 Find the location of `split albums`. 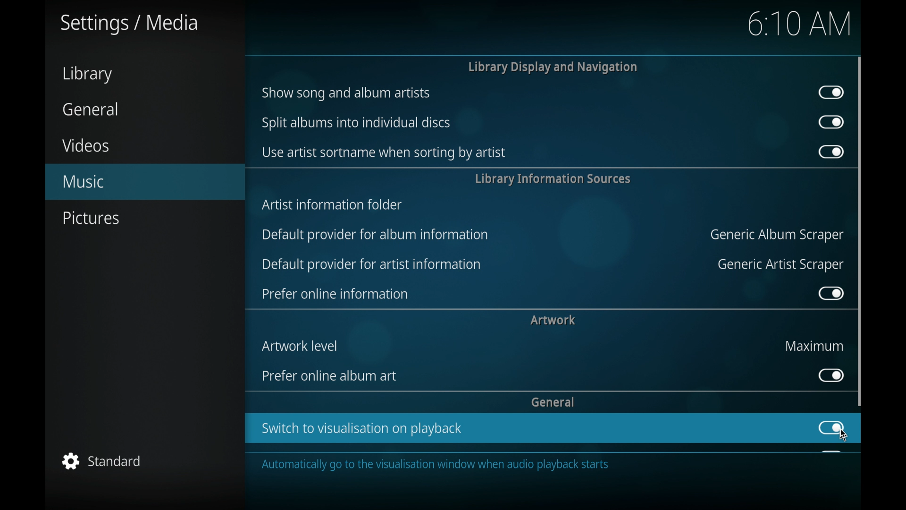

split albums is located at coordinates (357, 123).